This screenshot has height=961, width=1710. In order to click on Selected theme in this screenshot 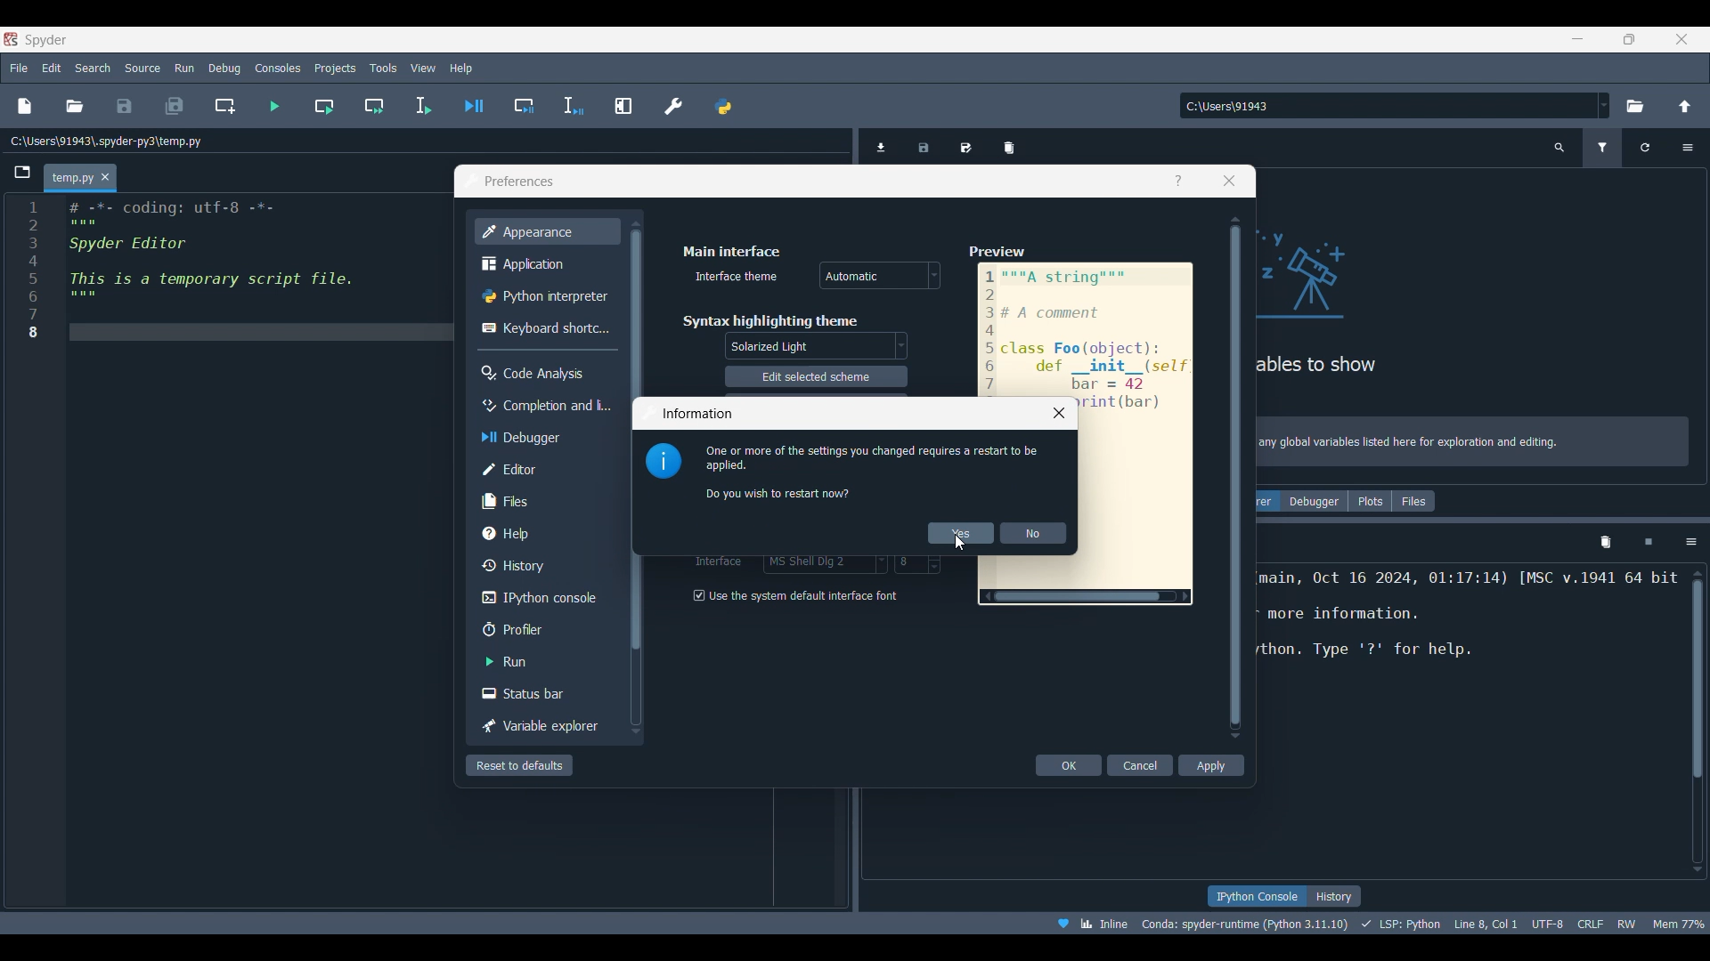, I will do `click(818, 345)`.